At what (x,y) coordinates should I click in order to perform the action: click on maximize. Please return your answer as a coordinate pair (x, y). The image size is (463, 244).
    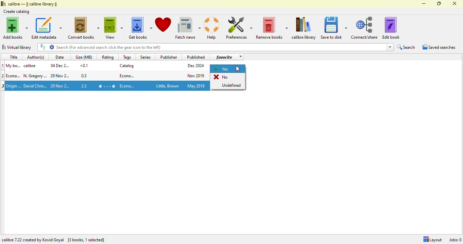
    Looking at the image, I should click on (439, 3).